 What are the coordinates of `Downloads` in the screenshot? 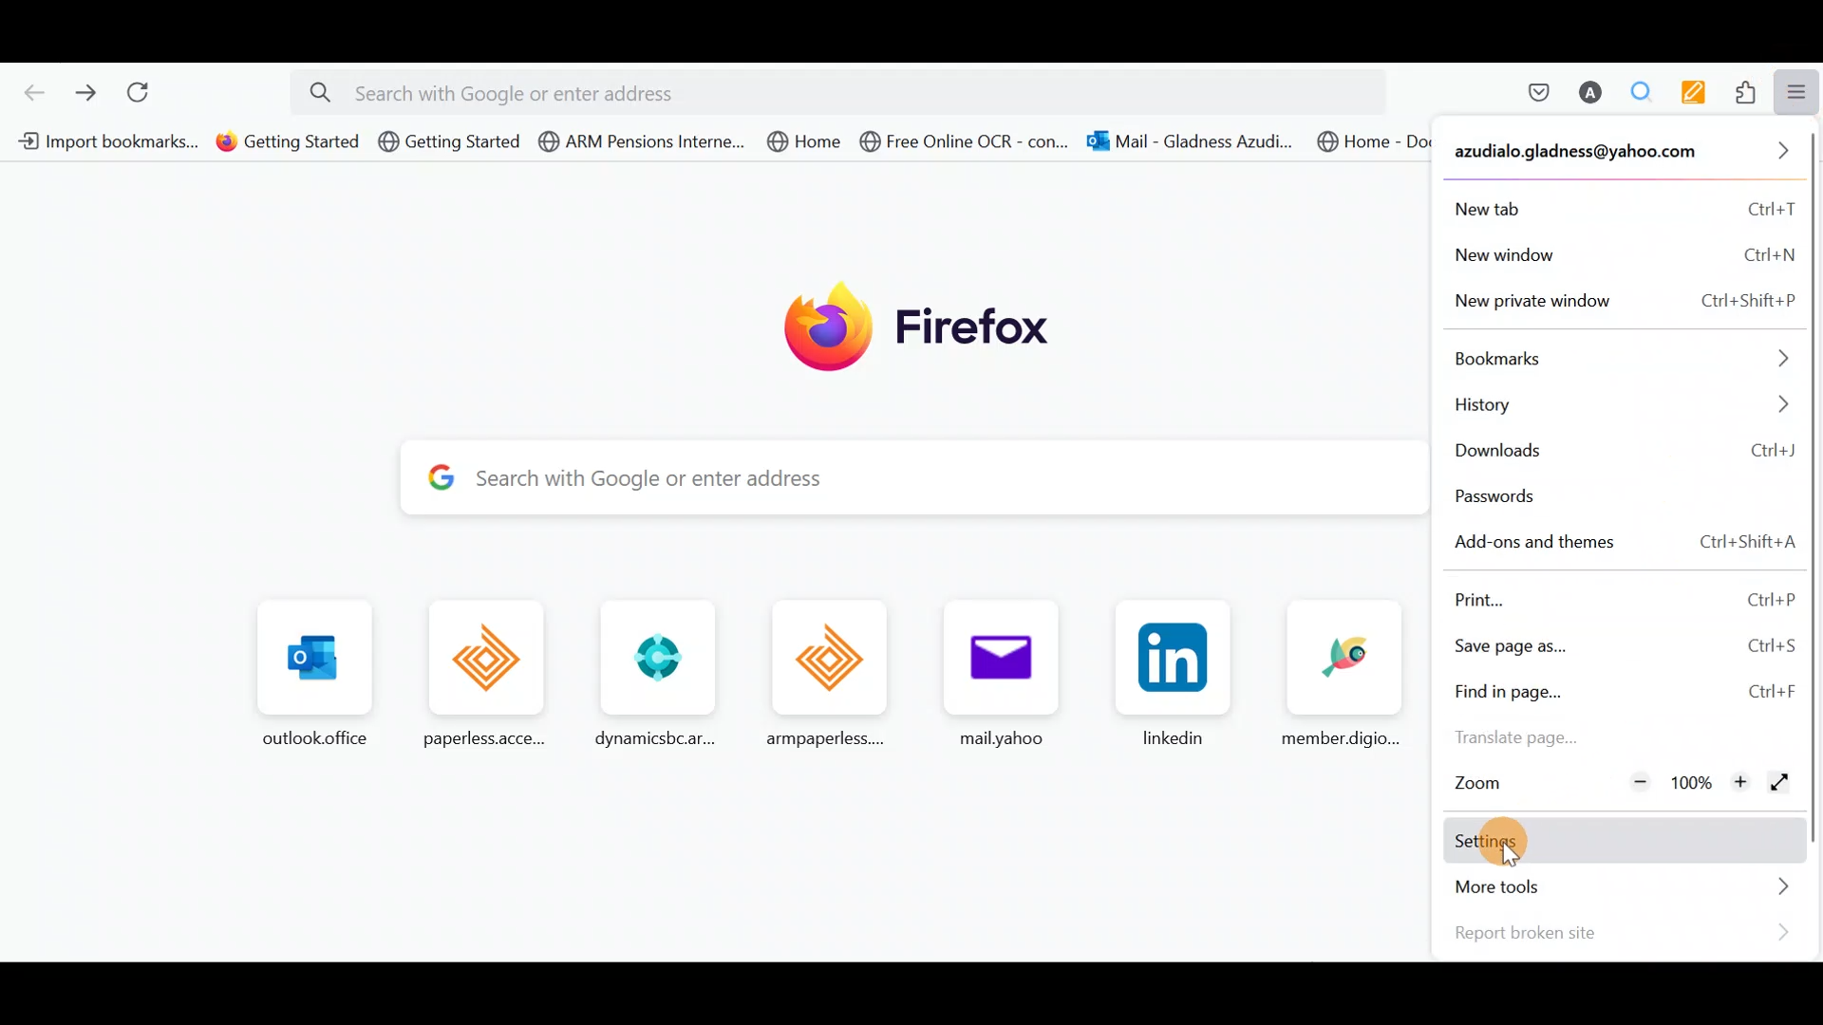 It's located at (1625, 451).